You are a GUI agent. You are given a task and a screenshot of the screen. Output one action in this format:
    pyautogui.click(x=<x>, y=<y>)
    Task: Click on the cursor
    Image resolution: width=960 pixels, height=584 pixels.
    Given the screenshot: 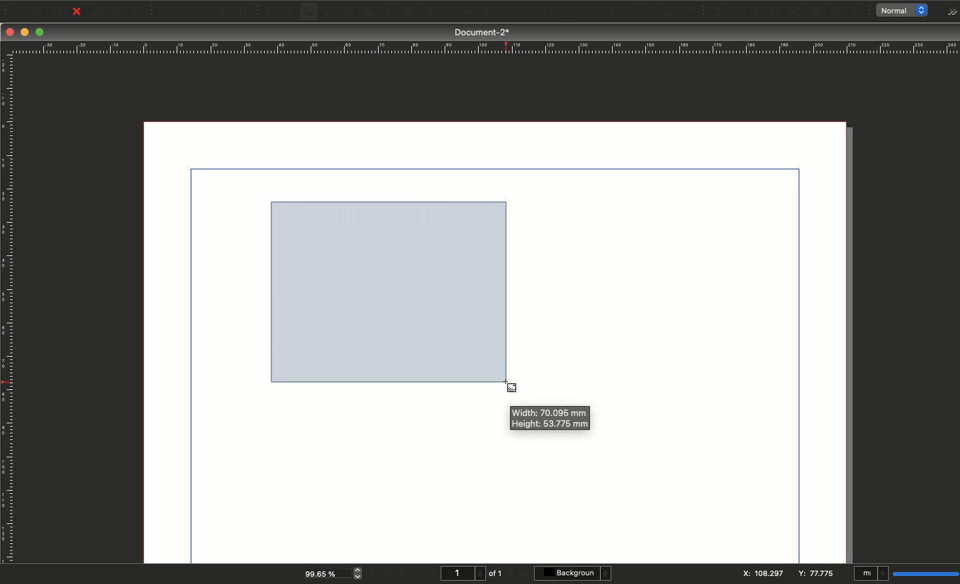 What is the action you would take?
    pyautogui.click(x=510, y=386)
    